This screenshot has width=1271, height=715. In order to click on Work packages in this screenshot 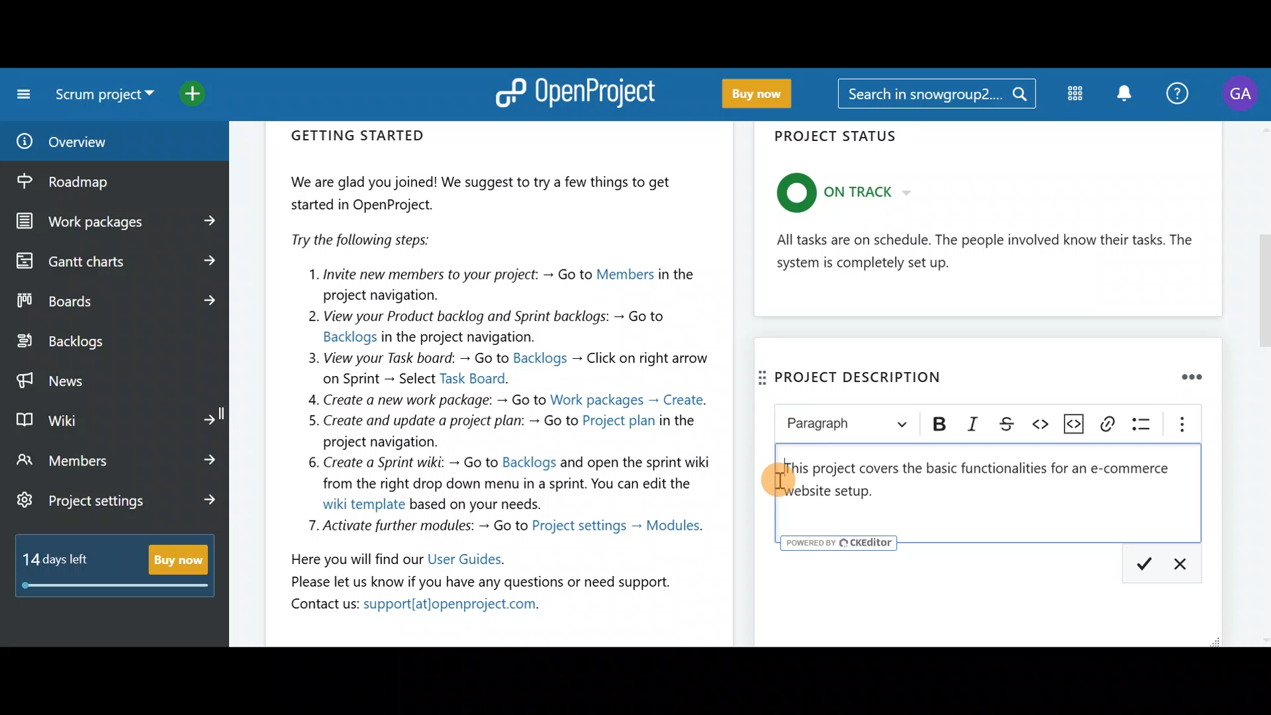, I will do `click(117, 222)`.